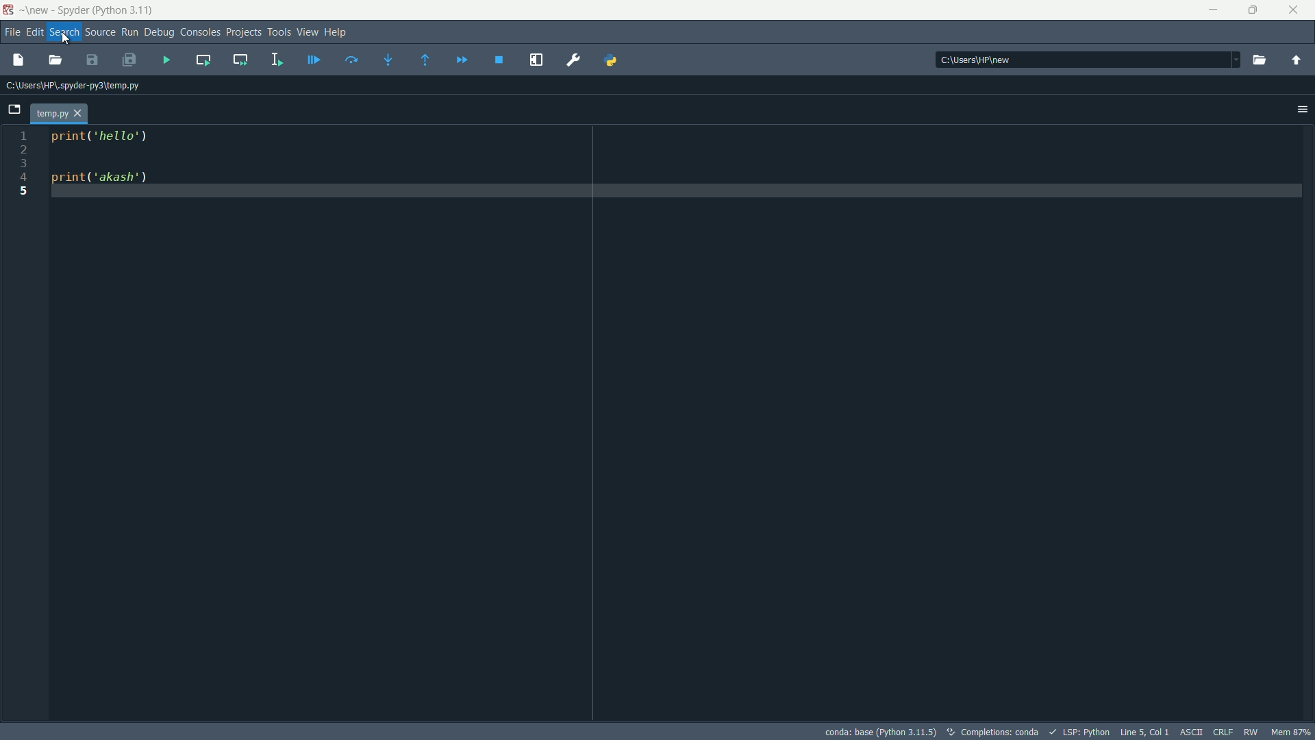  Describe the element at coordinates (879, 732) in the screenshot. I see `interpreter` at that location.